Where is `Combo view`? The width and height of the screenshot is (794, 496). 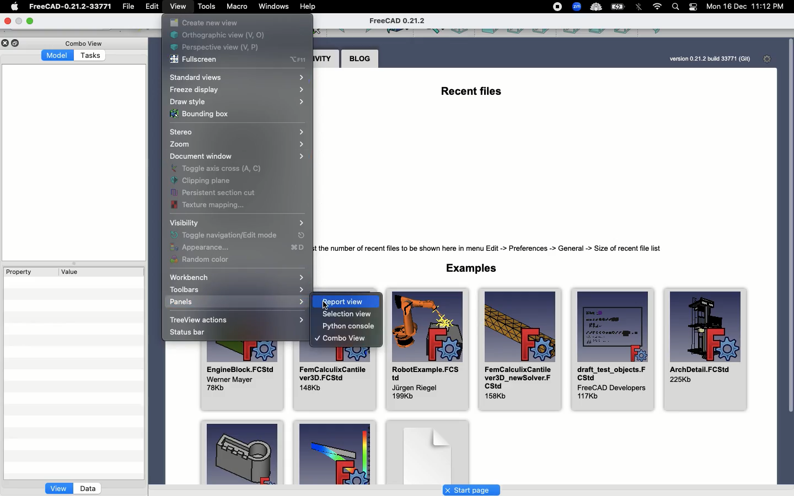 Combo view is located at coordinates (340, 339).